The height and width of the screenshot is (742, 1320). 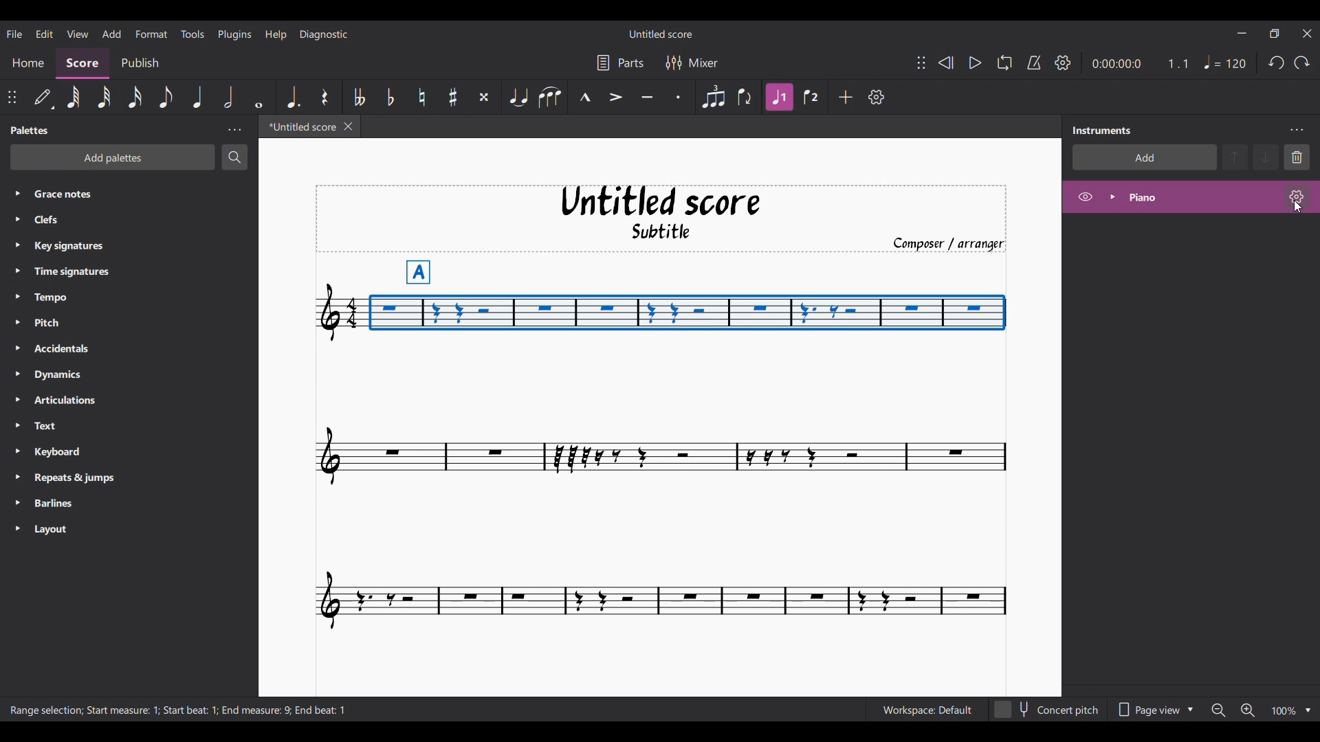 I want to click on Ratio and duration of current note in score, so click(x=1140, y=63).